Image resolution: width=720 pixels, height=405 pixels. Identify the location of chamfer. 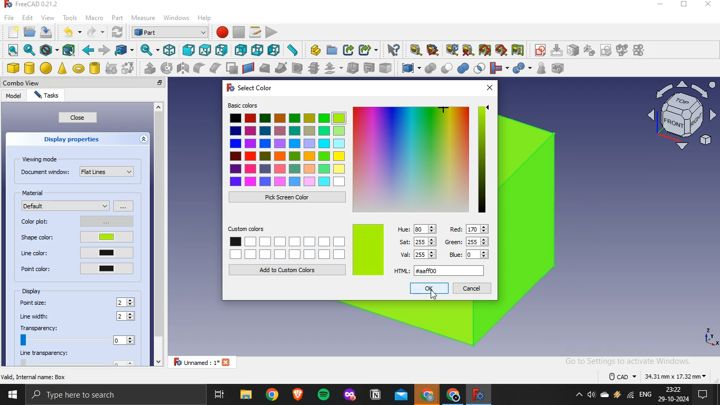
(215, 67).